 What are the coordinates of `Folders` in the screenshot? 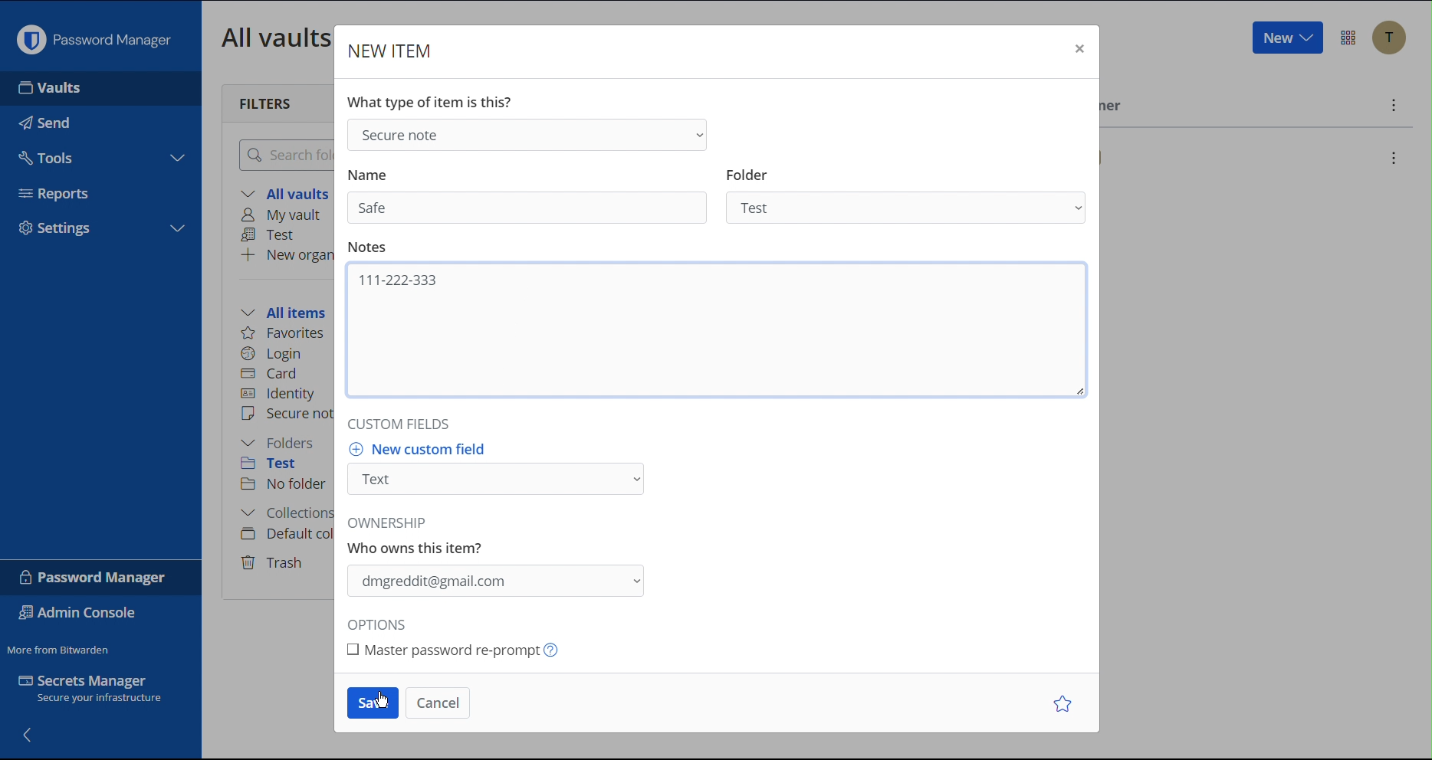 It's located at (281, 443).